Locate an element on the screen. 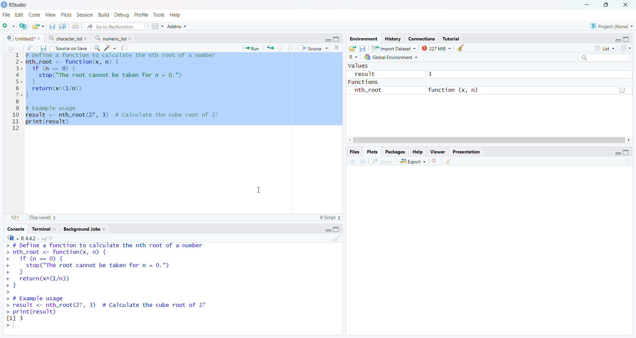  R is located at coordinates (354, 57).